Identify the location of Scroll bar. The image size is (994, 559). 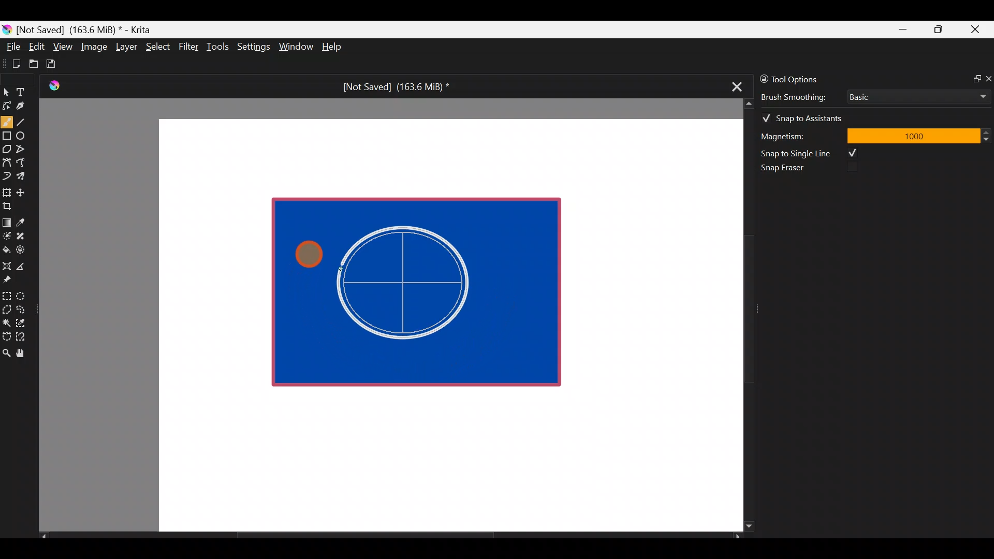
(390, 536).